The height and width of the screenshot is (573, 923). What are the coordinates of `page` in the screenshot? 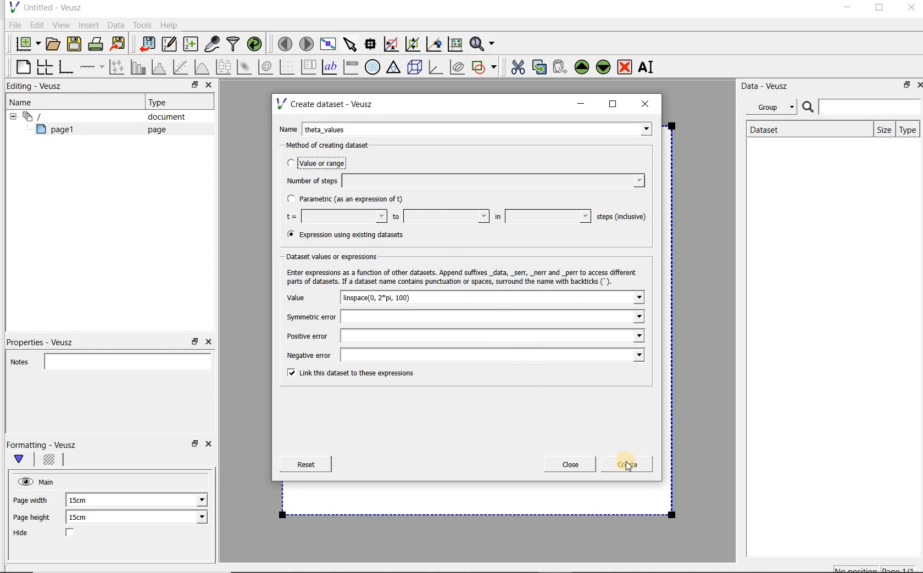 It's located at (154, 130).